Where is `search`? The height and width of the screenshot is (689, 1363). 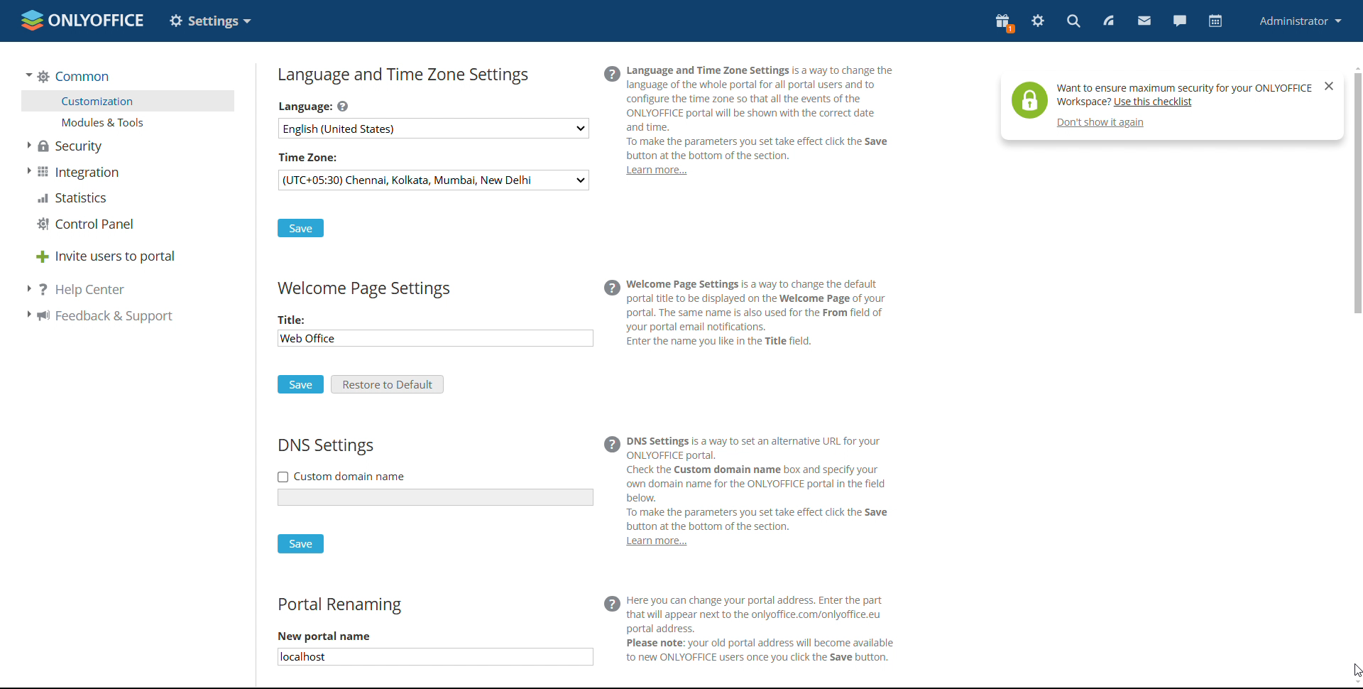 search is located at coordinates (1073, 21).